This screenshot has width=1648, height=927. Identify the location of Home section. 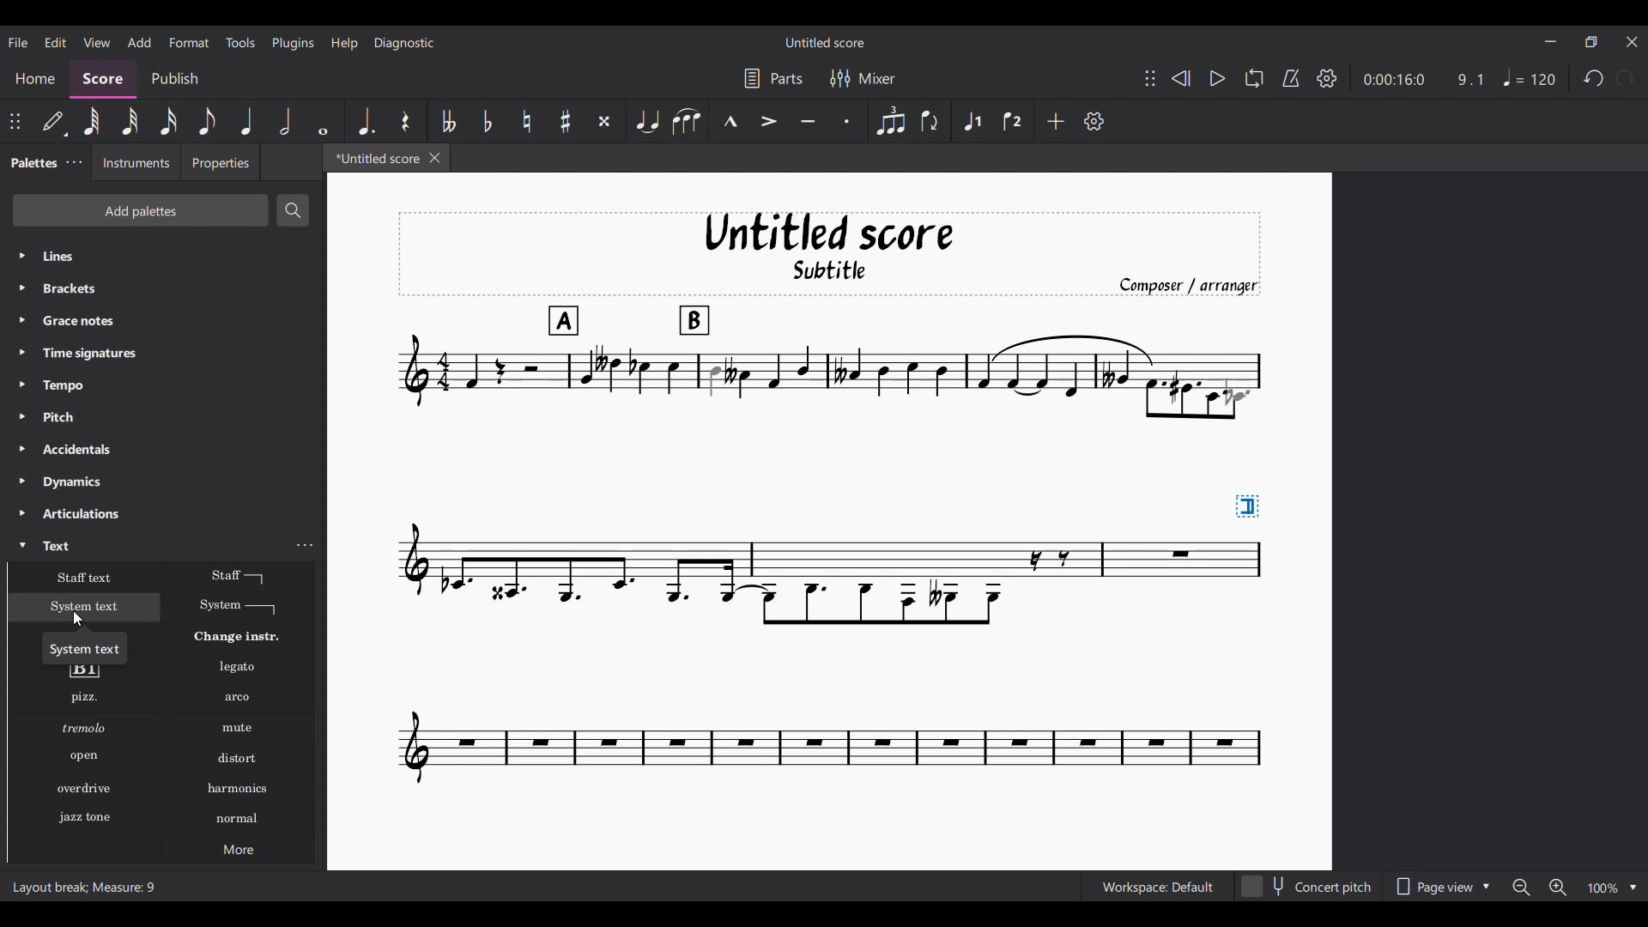
(34, 79).